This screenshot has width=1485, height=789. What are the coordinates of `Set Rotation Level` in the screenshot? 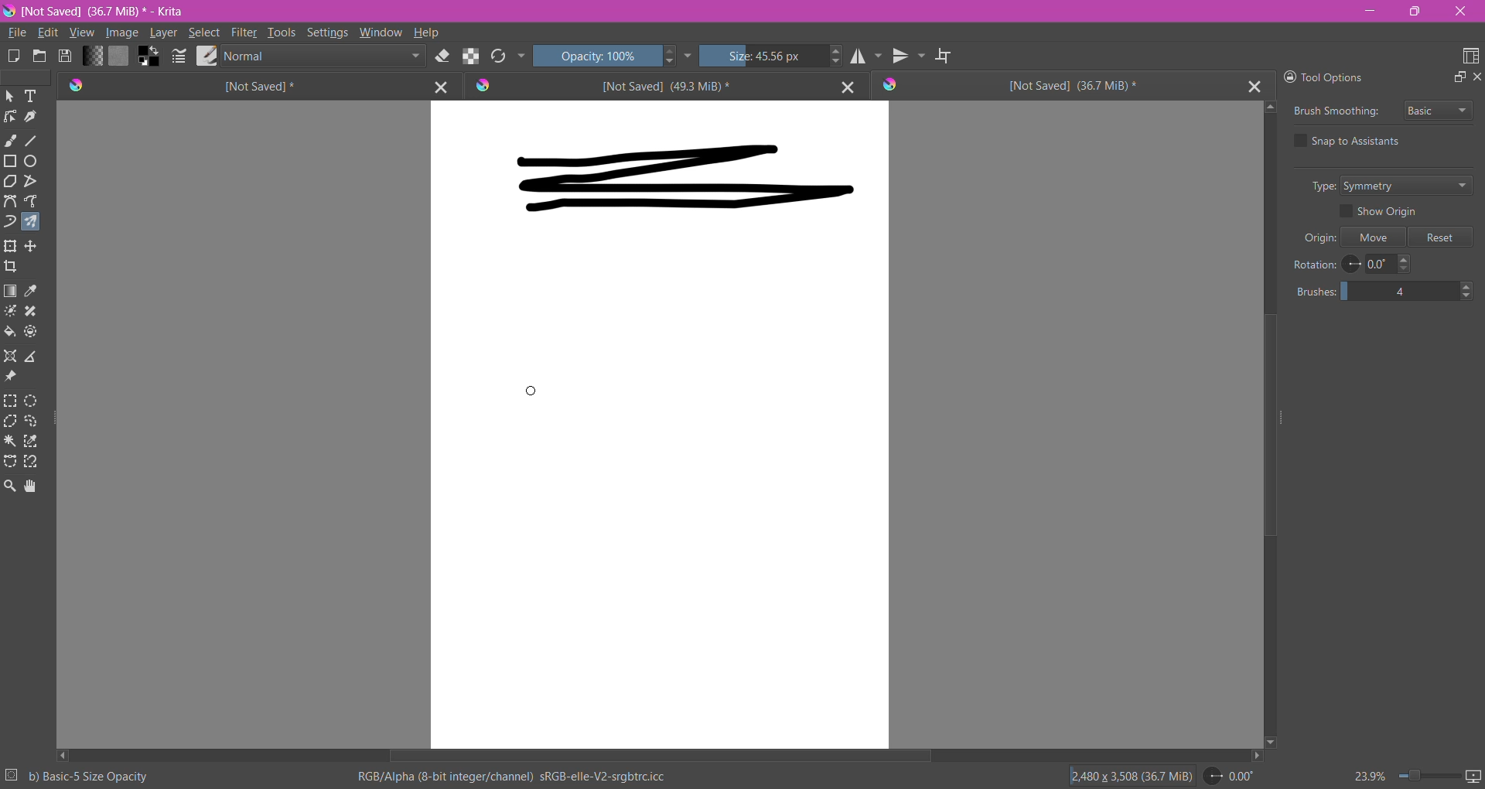 It's located at (1380, 265).